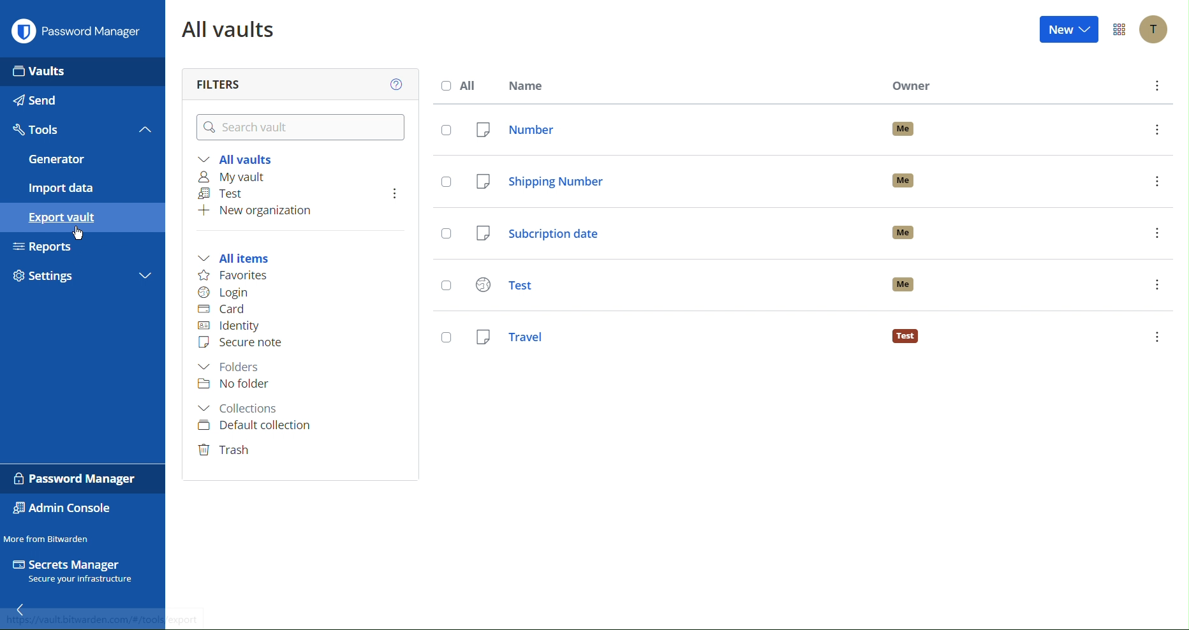 The width and height of the screenshot is (1189, 630). I want to click on Close tools, so click(146, 129).